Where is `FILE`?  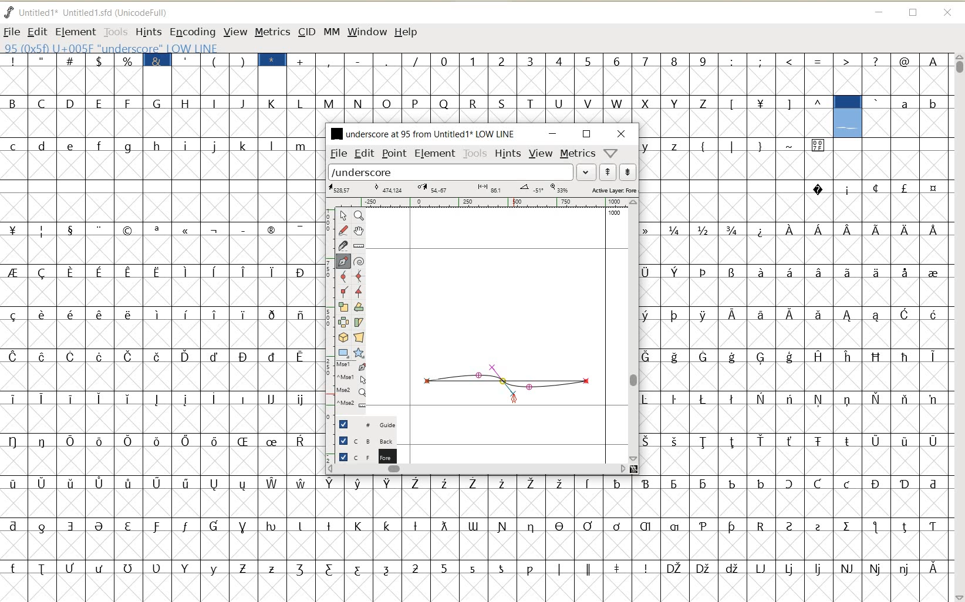
FILE is located at coordinates (338, 154).